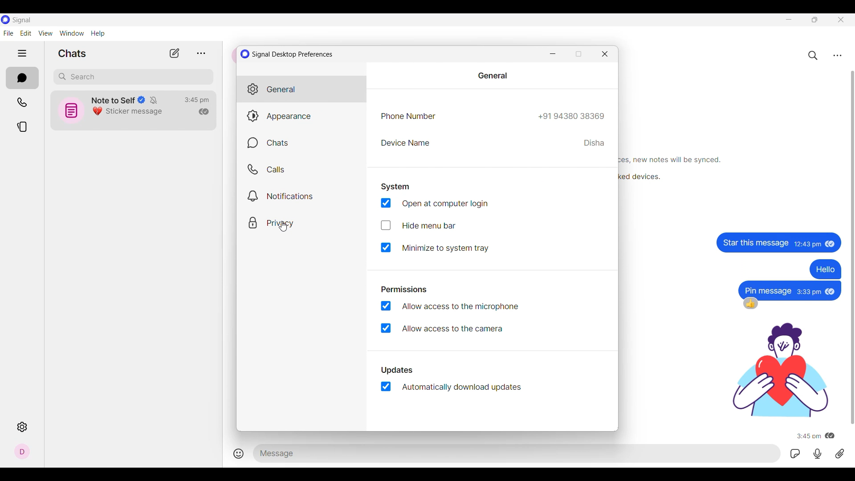  What do you see at coordinates (134, 77) in the screenshot?
I see `Search box` at bounding box center [134, 77].